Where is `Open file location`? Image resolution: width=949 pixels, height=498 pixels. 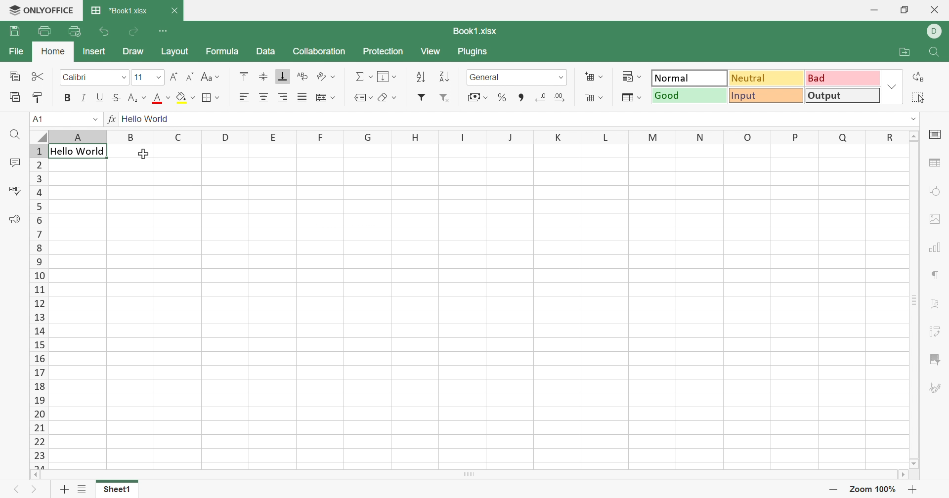 Open file location is located at coordinates (904, 53).